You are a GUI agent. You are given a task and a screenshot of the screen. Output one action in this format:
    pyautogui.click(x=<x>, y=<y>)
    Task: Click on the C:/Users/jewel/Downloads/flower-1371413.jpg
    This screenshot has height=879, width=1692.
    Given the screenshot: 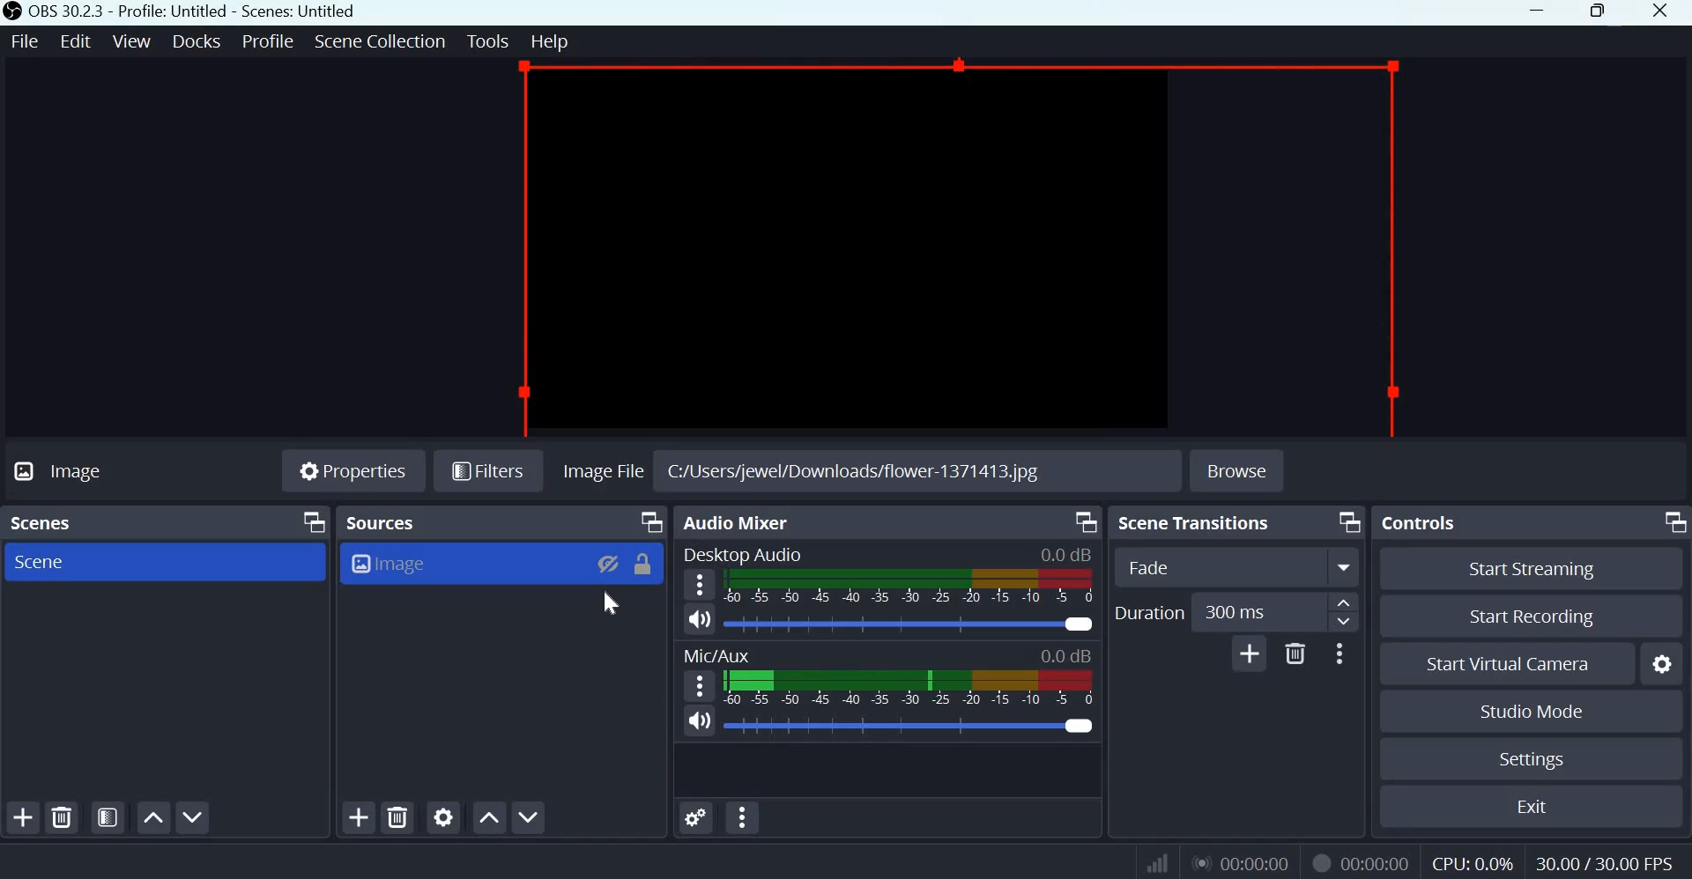 What is the action you would take?
    pyautogui.click(x=903, y=469)
    